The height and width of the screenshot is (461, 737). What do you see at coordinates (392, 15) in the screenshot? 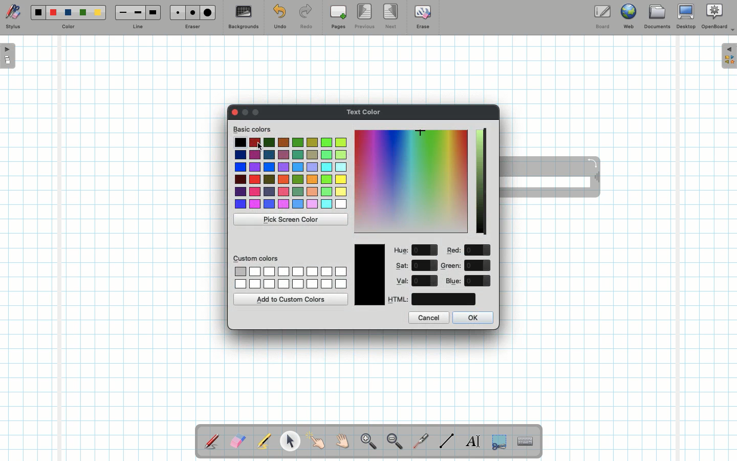
I see `Next` at bounding box center [392, 15].